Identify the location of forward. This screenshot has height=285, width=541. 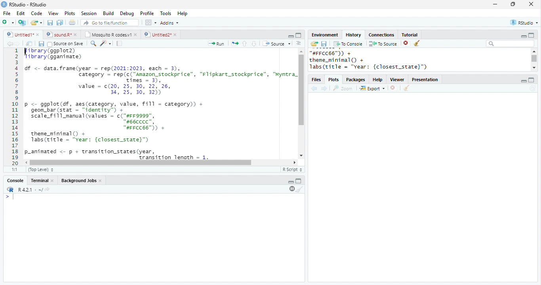
(324, 89).